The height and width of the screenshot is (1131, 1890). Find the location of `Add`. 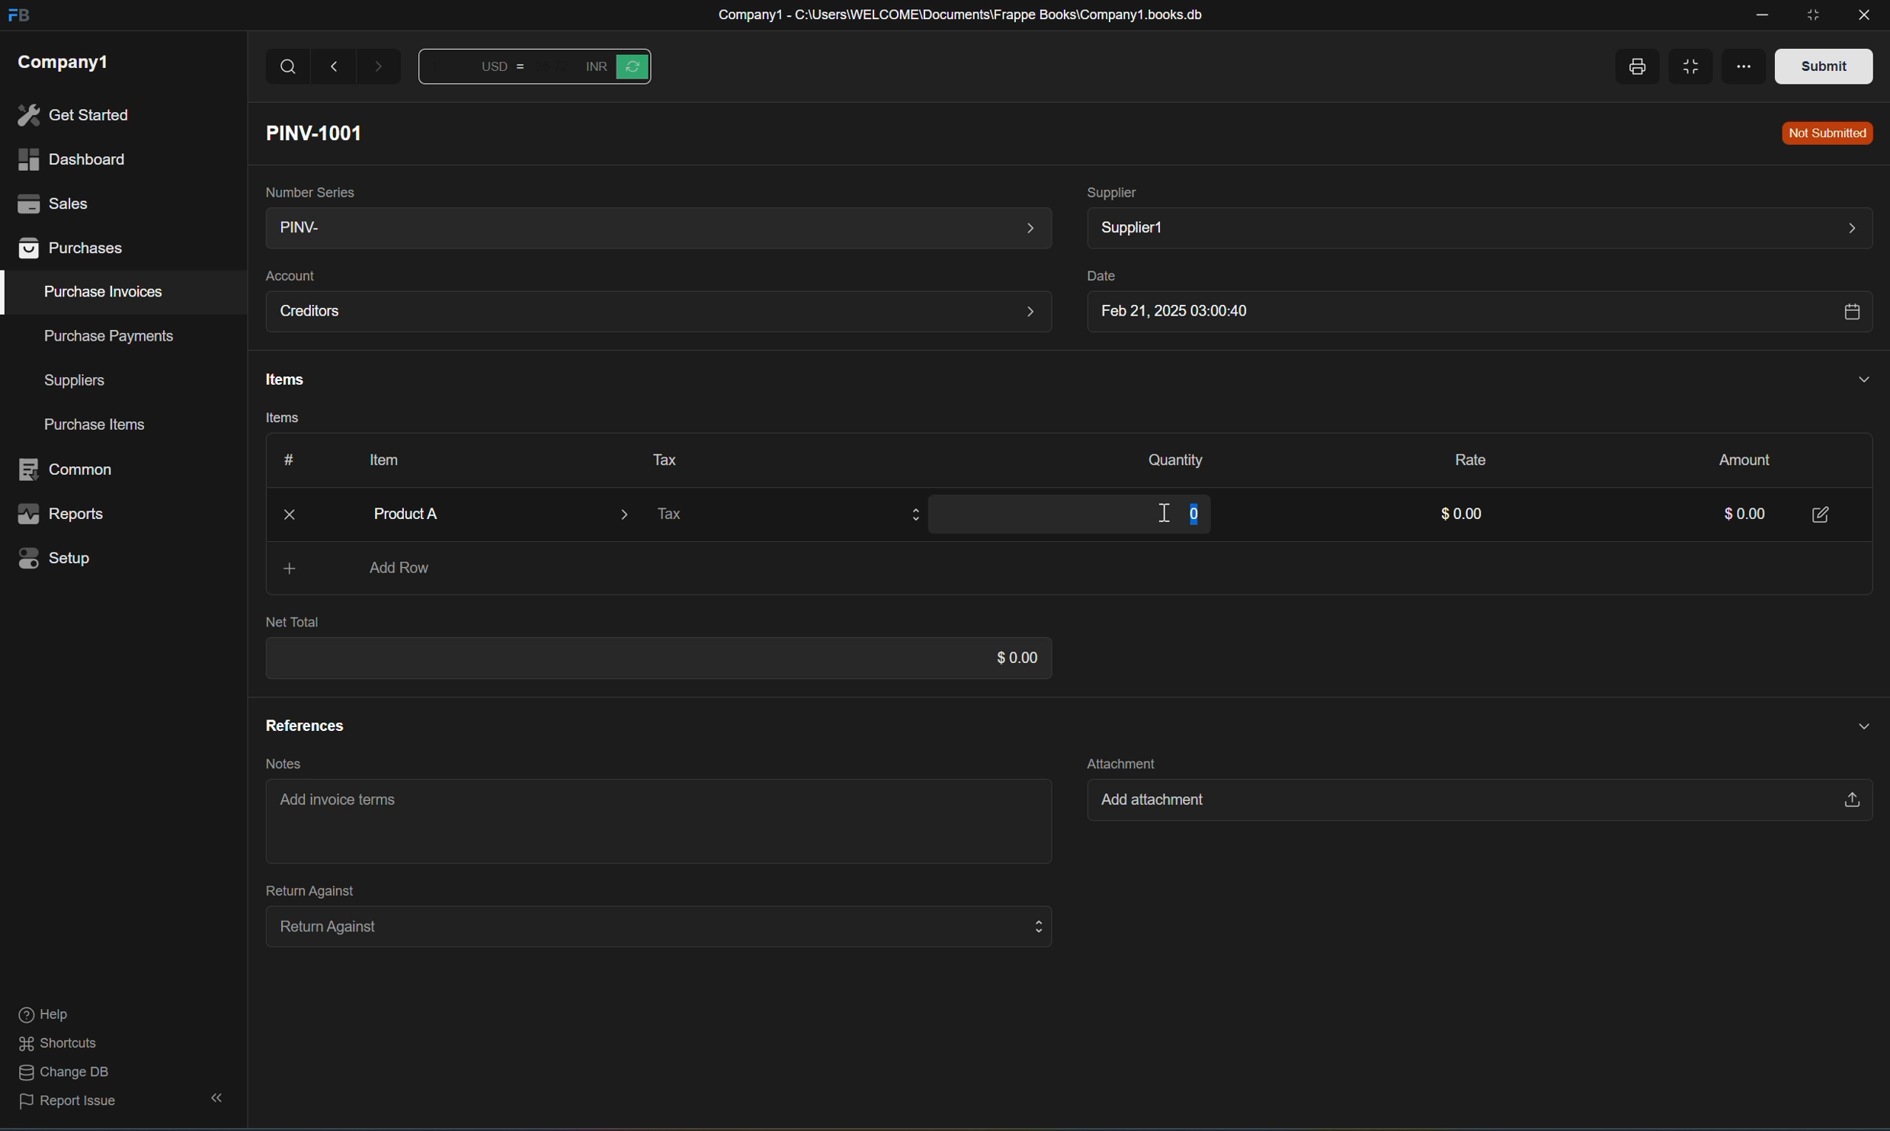

Add is located at coordinates (279, 569).